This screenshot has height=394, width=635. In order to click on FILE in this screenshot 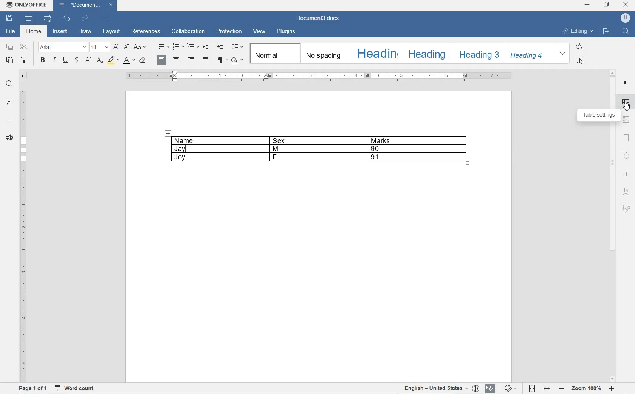, I will do `click(9, 32)`.